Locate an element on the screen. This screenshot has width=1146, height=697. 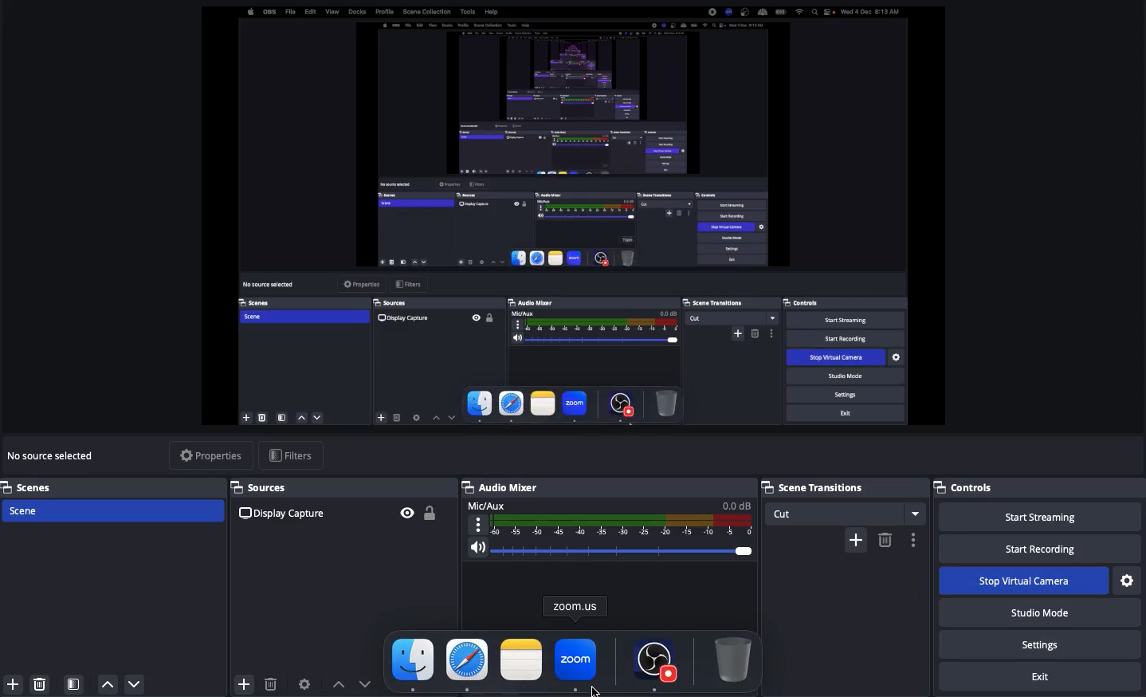
Settings is located at coordinates (1043, 644).